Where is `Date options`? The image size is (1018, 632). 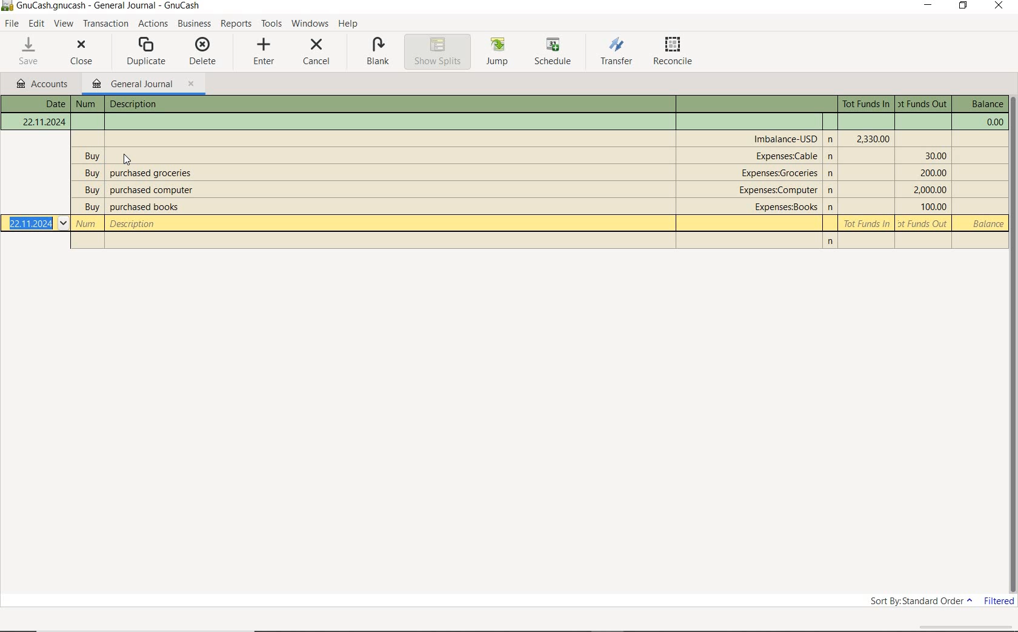 Date options is located at coordinates (63, 223).